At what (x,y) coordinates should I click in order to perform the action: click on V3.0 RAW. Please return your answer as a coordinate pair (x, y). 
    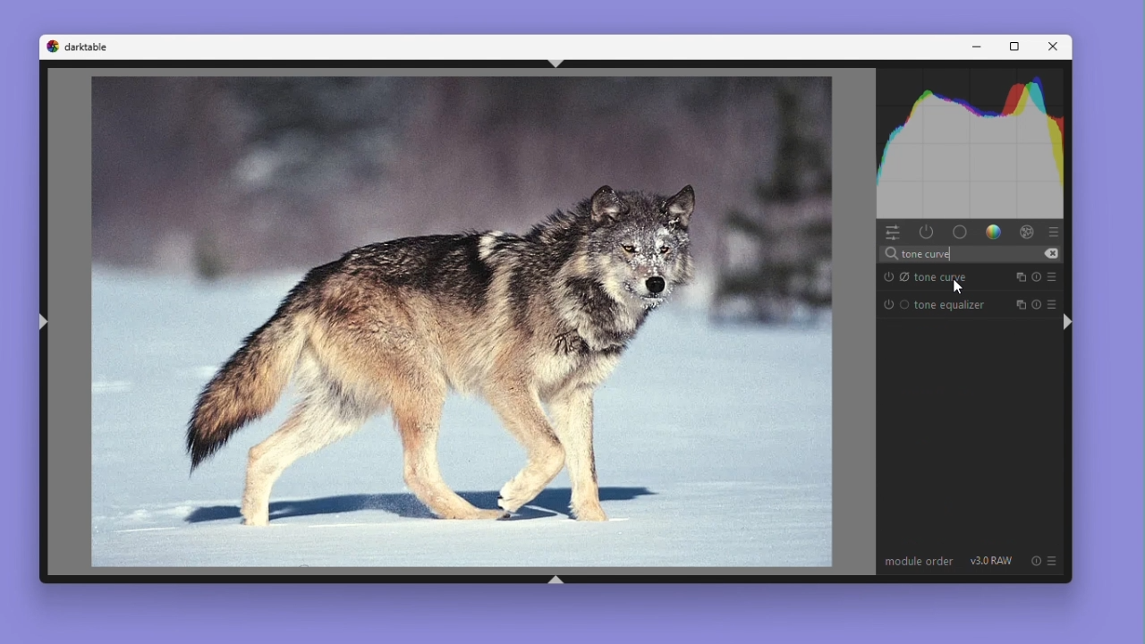
    Looking at the image, I should click on (991, 562).